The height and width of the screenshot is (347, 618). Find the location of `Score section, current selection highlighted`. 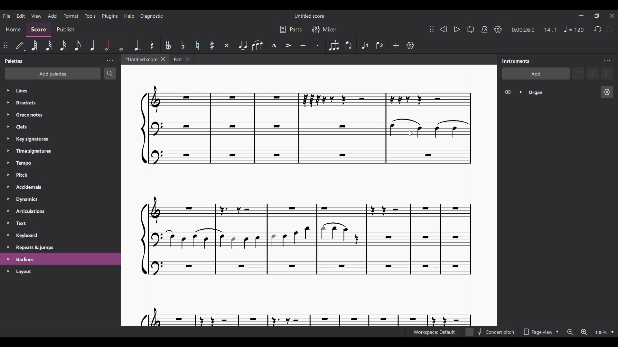

Score section, current selection highlighted is located at coordinates (39, 30).